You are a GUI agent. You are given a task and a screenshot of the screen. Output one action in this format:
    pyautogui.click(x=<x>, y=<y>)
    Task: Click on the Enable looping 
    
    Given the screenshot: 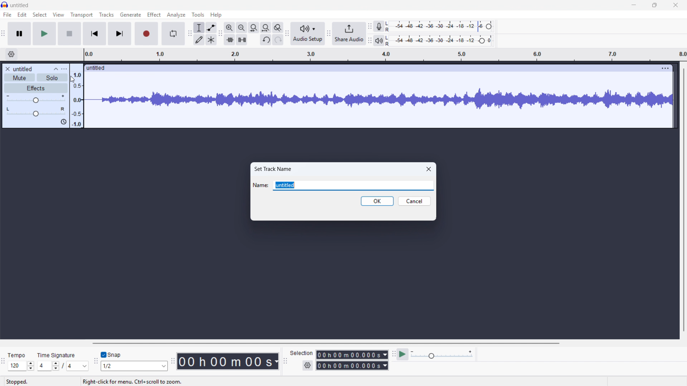 What is the action you would take?
    pyautogui.click(x=173, y=34)
    